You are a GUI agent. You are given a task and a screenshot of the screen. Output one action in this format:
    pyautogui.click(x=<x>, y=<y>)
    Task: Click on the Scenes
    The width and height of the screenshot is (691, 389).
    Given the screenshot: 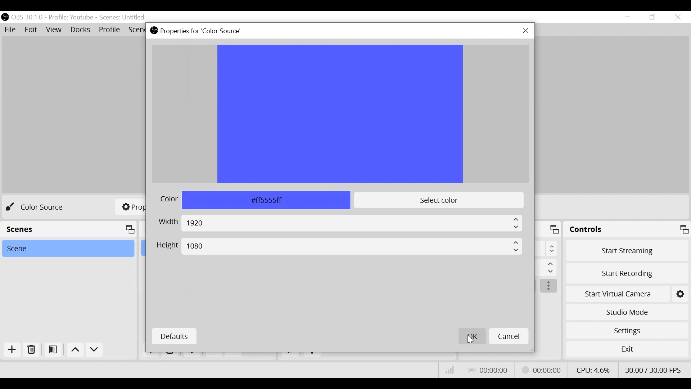 What is the action you would take?
    pyautogui.click(x=123, y=18)
    